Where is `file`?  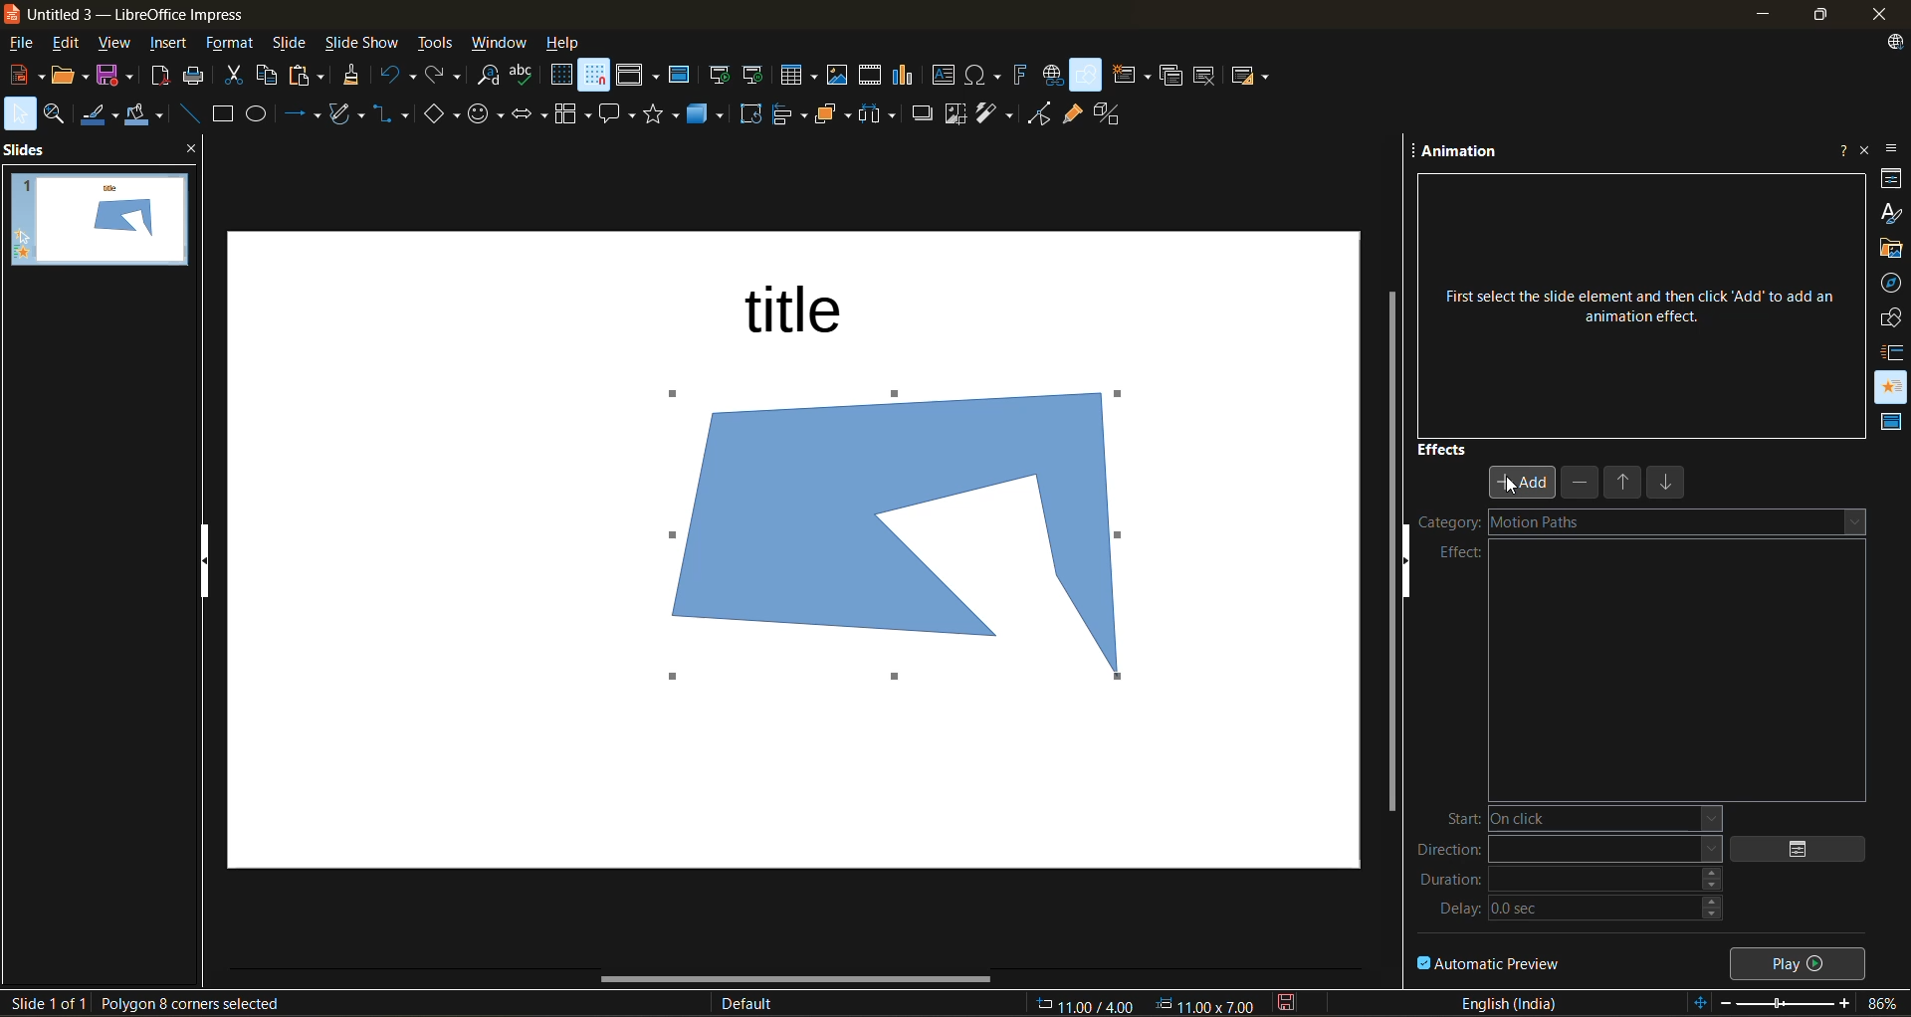 file is located at coordinates (20, 41).